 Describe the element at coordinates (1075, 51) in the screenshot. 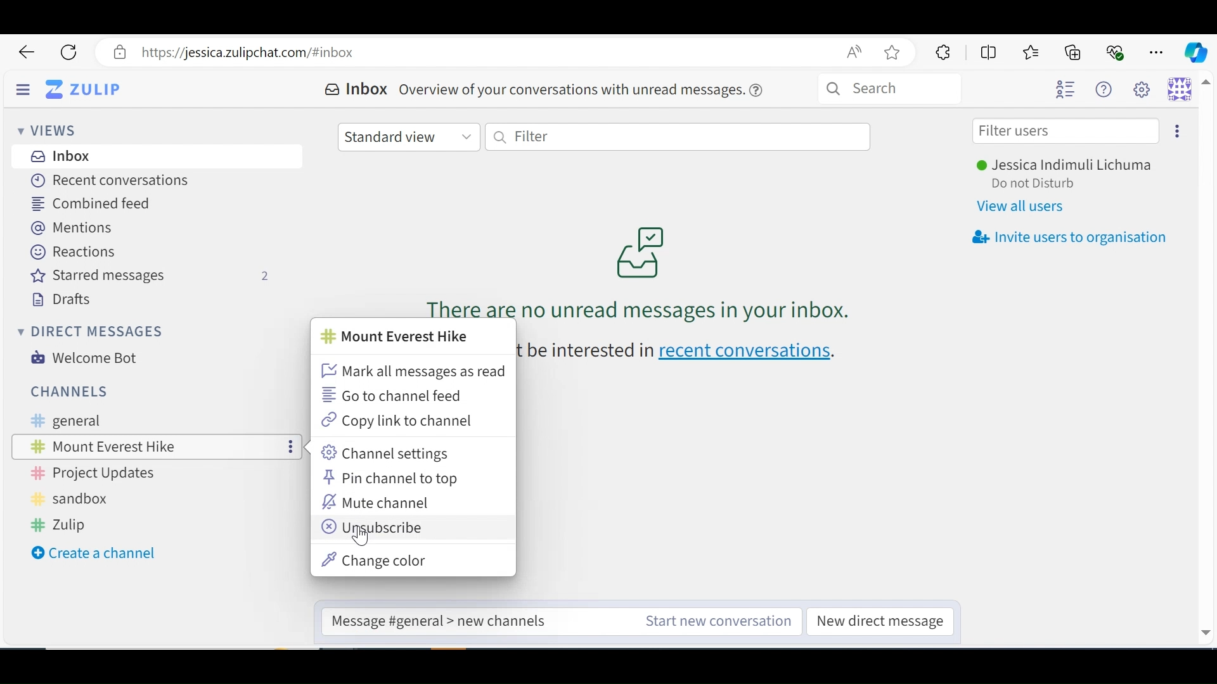

I see `Collections` at that location.